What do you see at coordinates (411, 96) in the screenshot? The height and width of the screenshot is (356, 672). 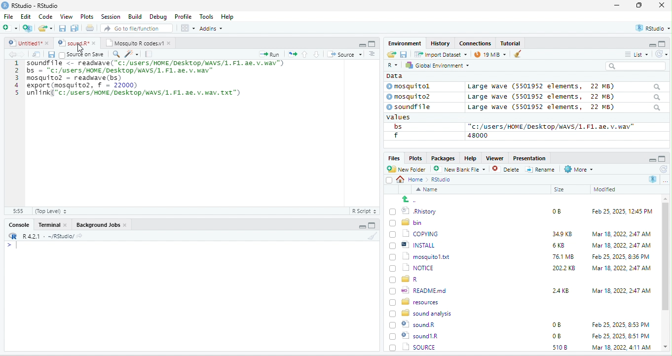 I see `© mosquito?` at bounding box center [411, 96].